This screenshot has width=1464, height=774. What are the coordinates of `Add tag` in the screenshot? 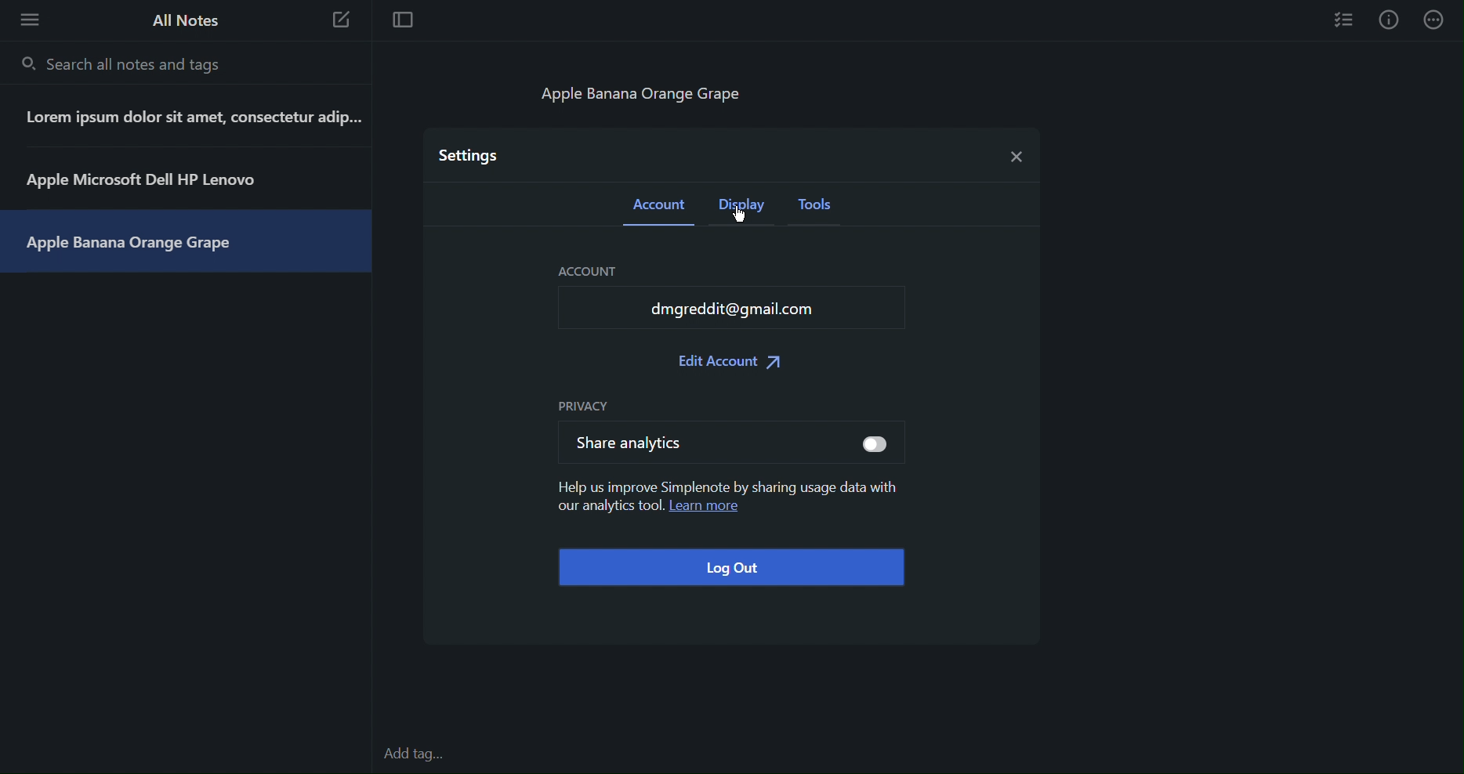 It's located at (422, 755).